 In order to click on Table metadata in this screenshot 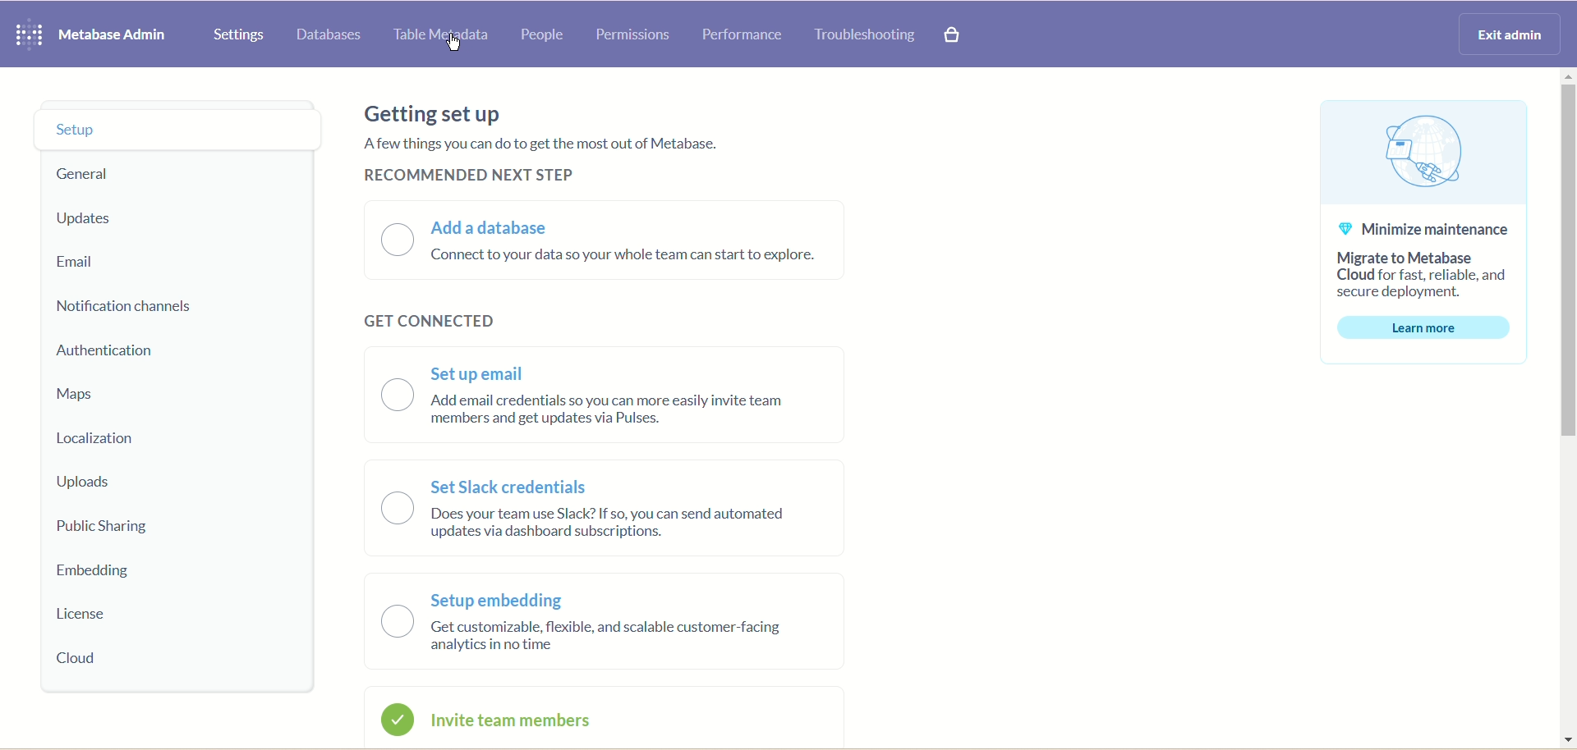, I will do `click(443, 35)`.